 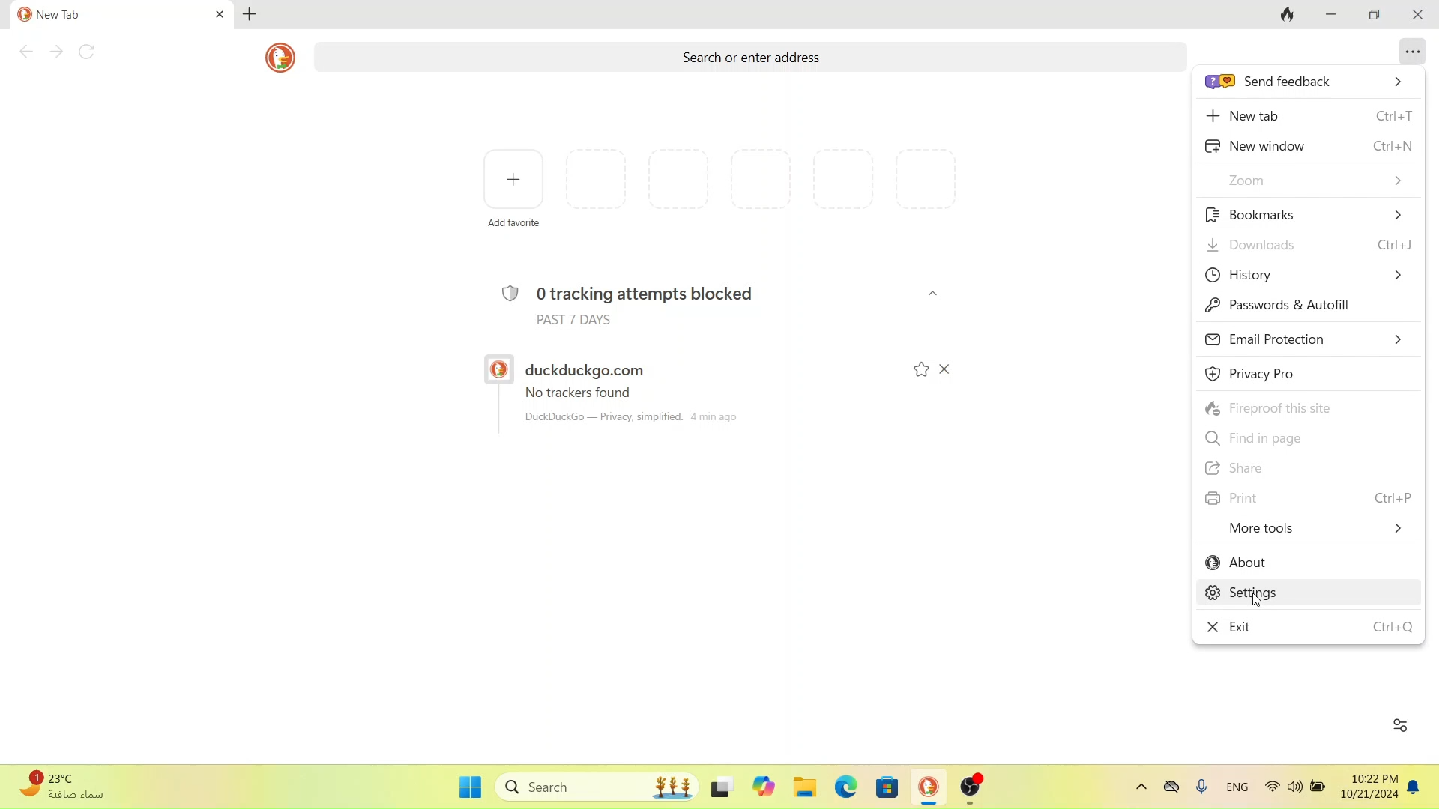 What do you see at coordinates (1303, 526) in the screenshot?
I see `more tools` at bounding box center [1303, 526].